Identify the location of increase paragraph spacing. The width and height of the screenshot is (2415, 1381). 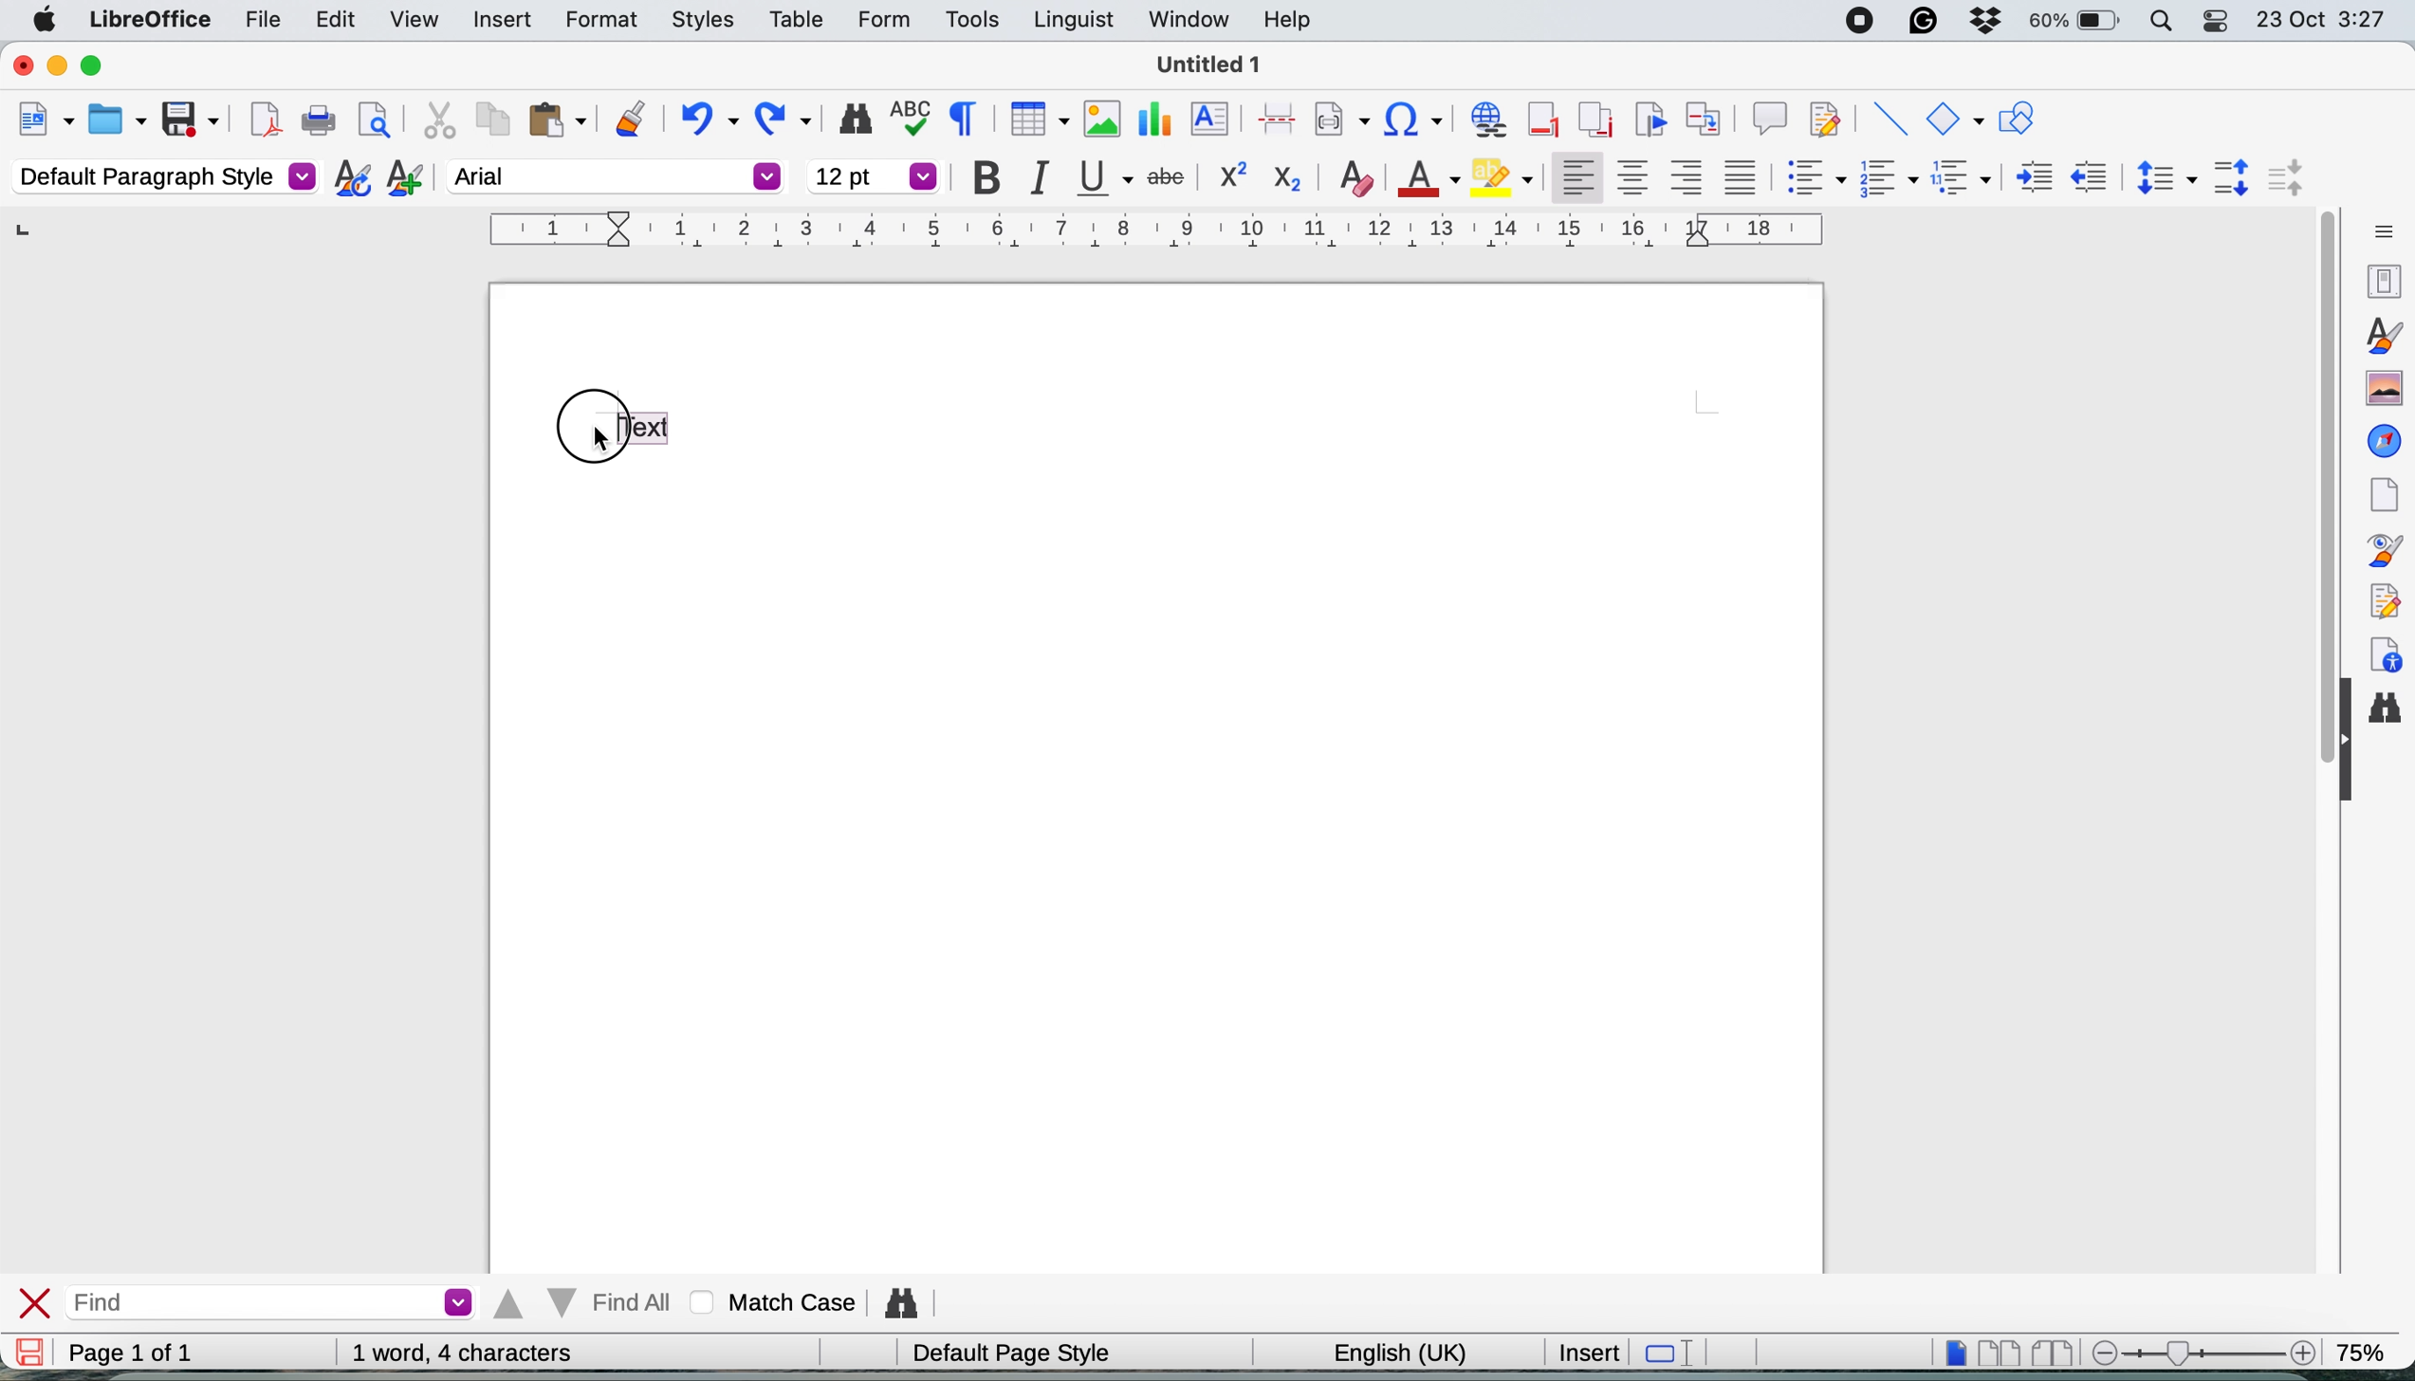
(2234, 175).